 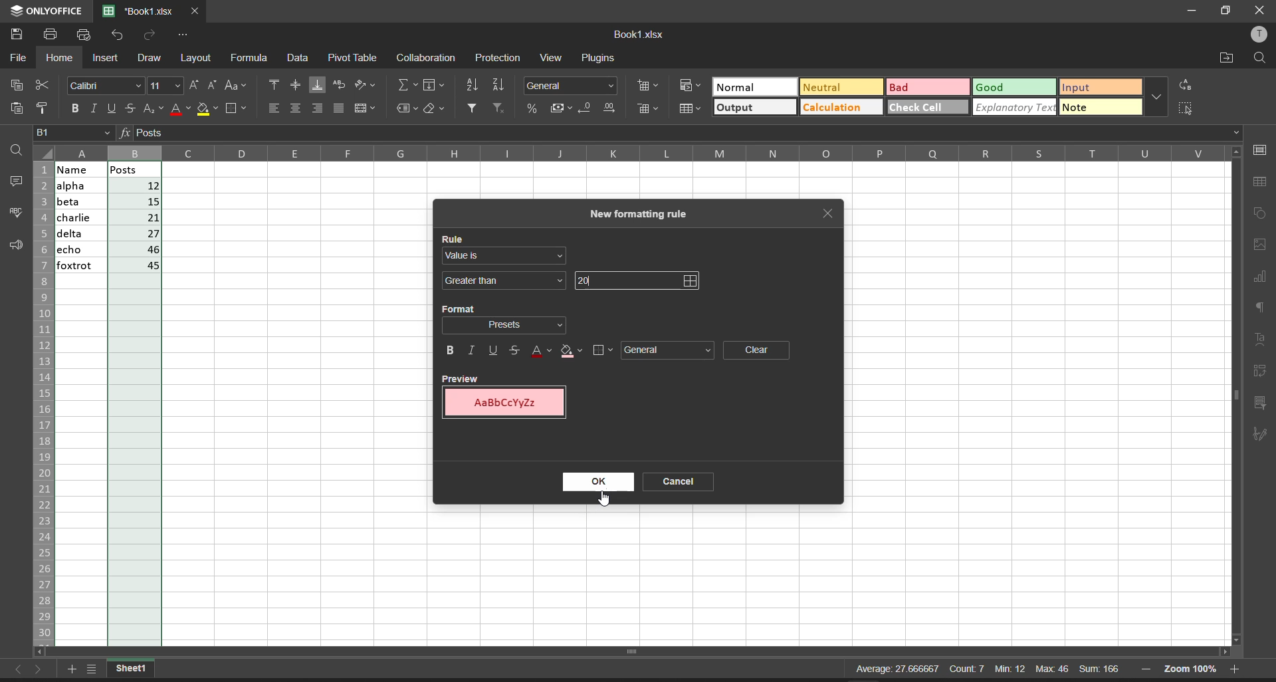 I want to click on named ranges, so click(x=403, y=108).